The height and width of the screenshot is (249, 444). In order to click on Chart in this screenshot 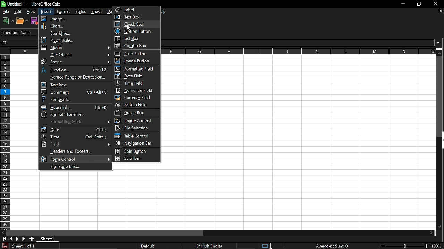, I will do `click(74, 26)`.